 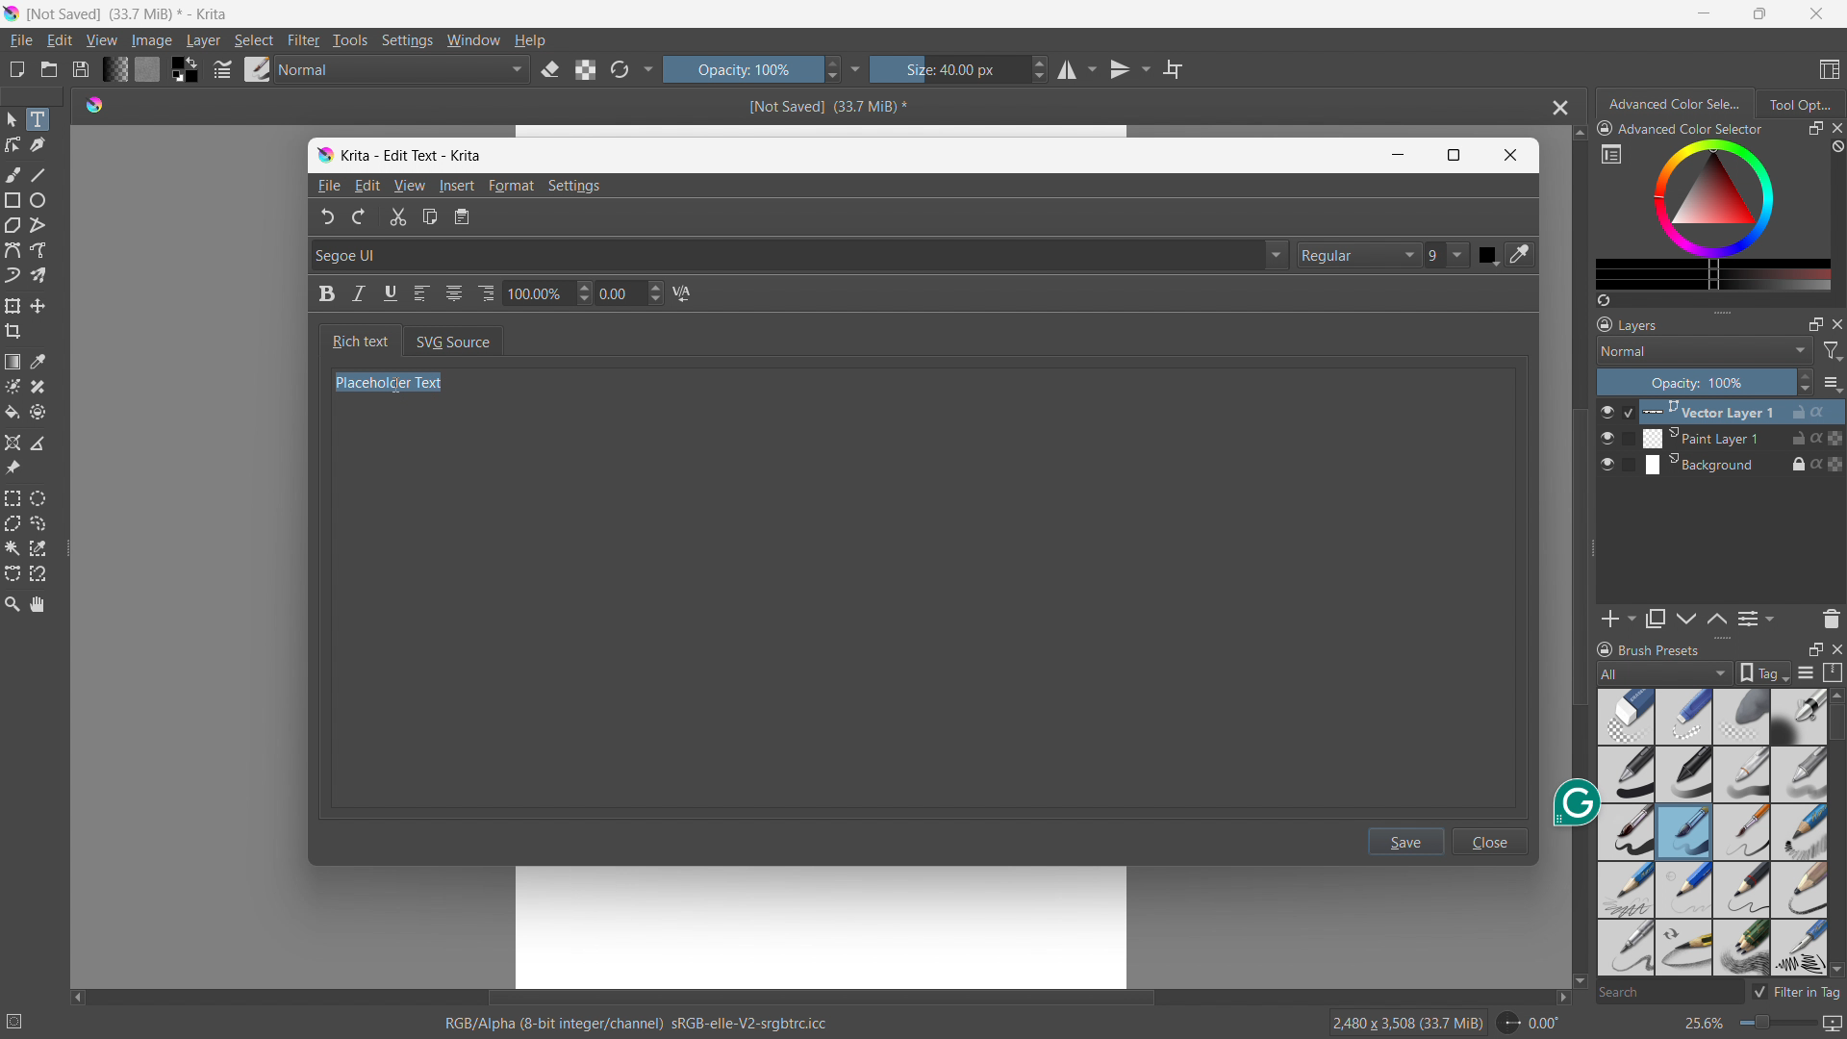 What do you see at coordinates (820, 995) in the screenshot?
I see `horizontal scrollbar` at bounding box center [820, 995].